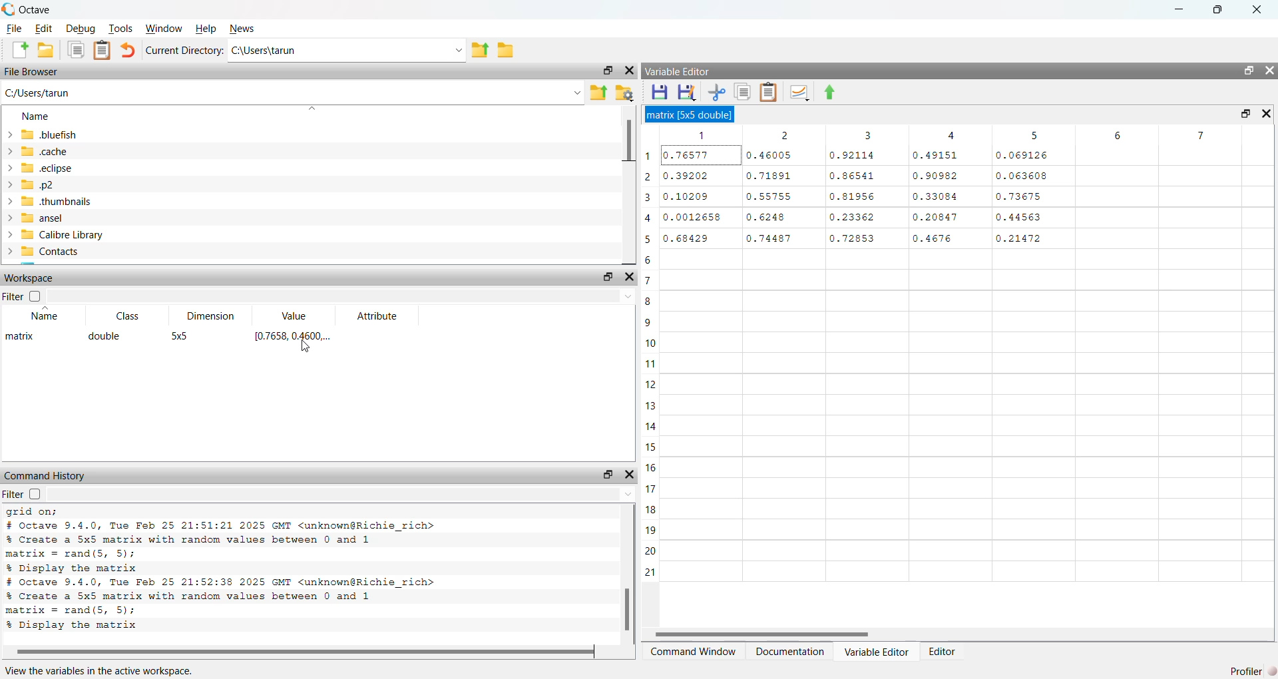 This screenshot has height=679, width=1278. What do you see at coordinates (44, 134) in the screenshot?
I see `bluefish` at bounding box center [44, 134].